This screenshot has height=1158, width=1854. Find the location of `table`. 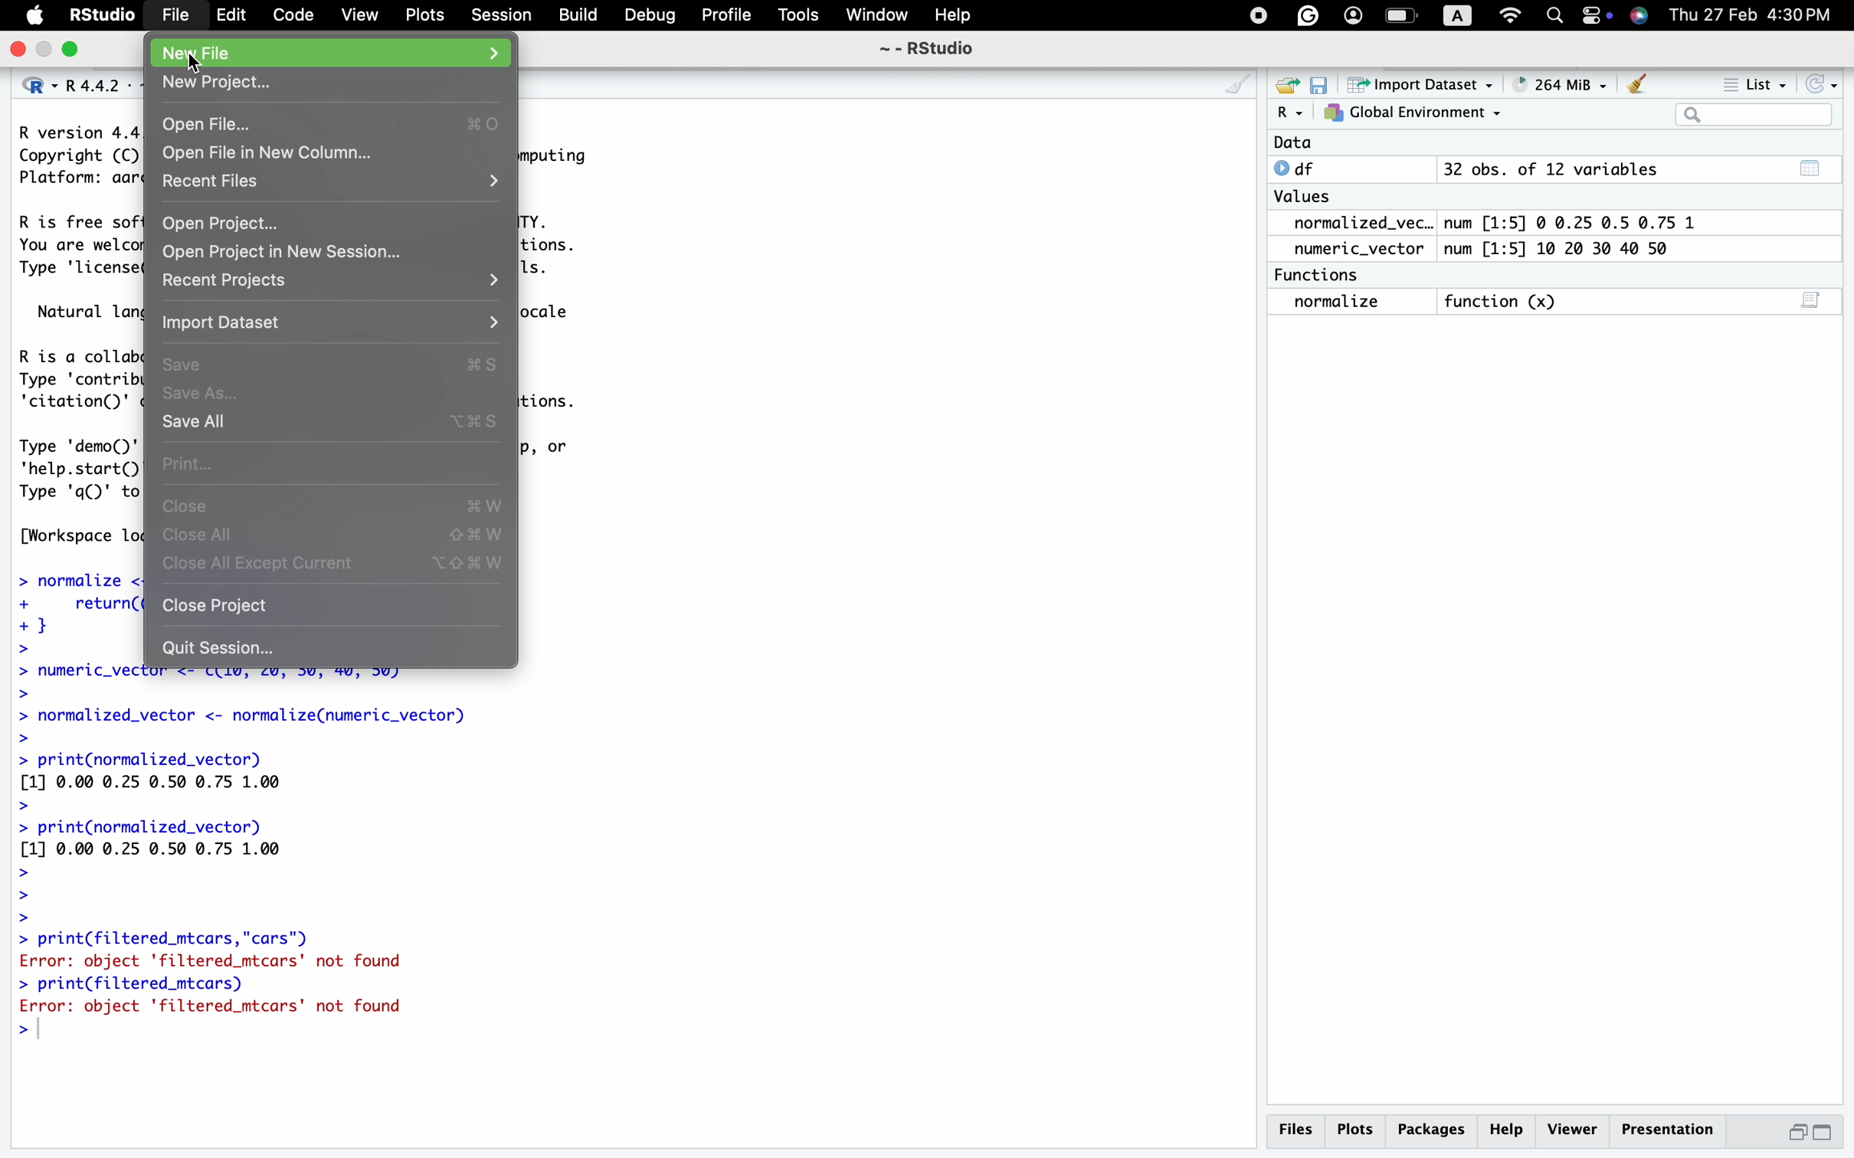

table is located at coordinates (1814, 166).